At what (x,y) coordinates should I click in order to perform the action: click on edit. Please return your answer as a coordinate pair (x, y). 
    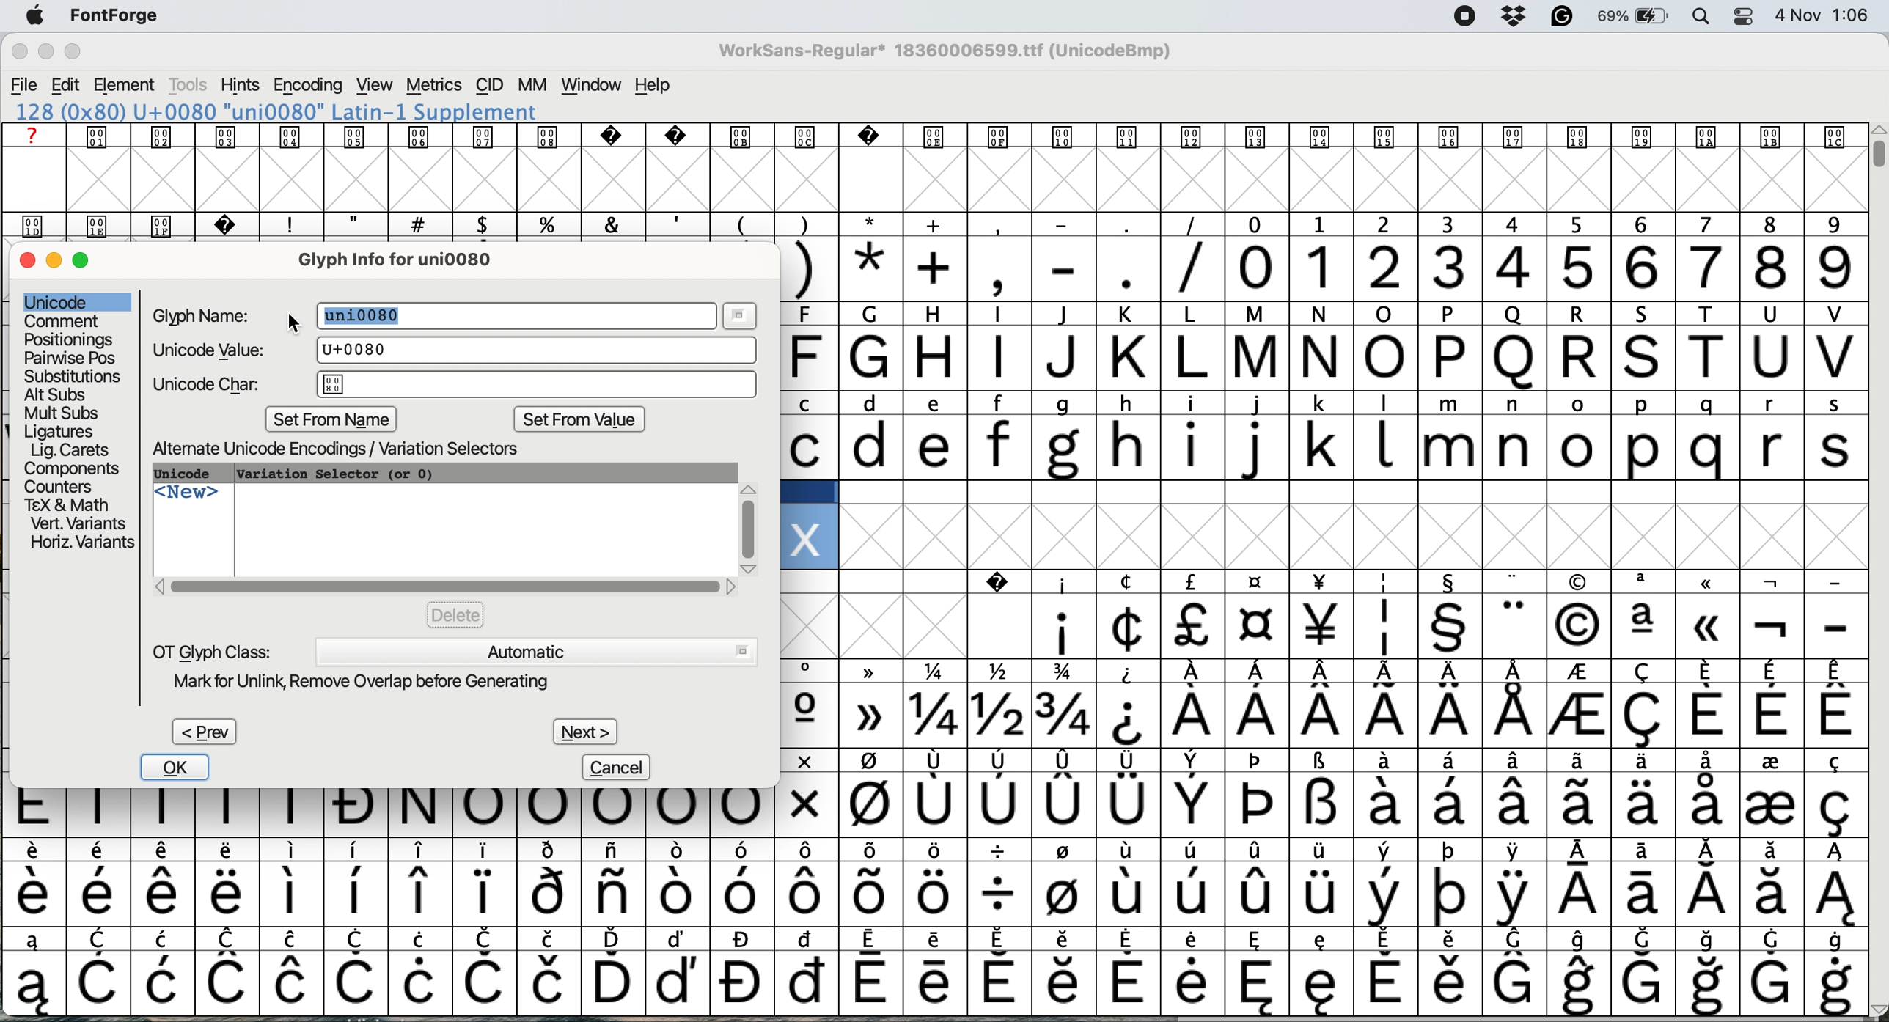
    Looking at the image, I should click on (67, 84).